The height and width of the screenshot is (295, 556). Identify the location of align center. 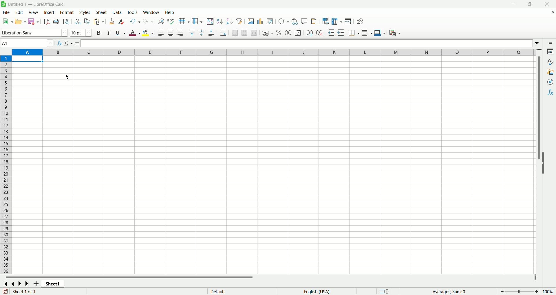
(172, 33).